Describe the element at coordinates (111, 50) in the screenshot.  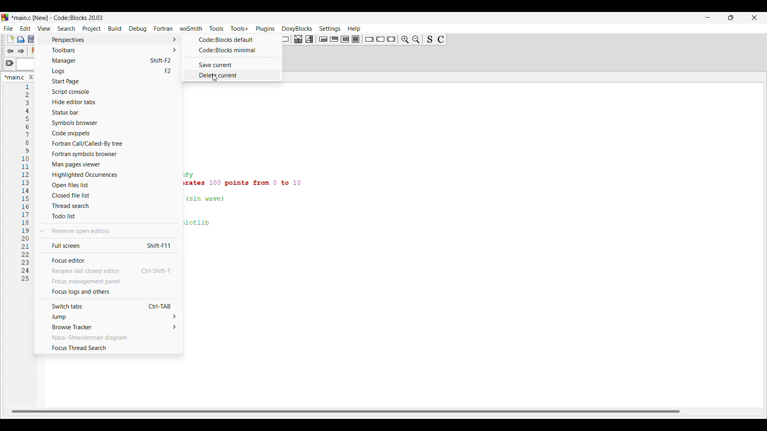
I see `Toolbar options` at that location.